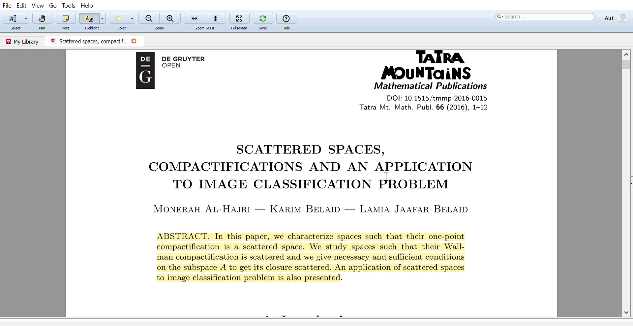  I want to click on Note, so click(66, 18).